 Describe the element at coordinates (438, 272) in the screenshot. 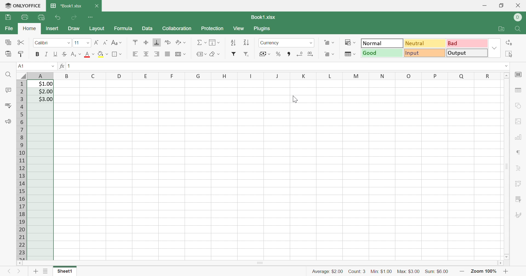

I see `Sum: $6.00` at that location.